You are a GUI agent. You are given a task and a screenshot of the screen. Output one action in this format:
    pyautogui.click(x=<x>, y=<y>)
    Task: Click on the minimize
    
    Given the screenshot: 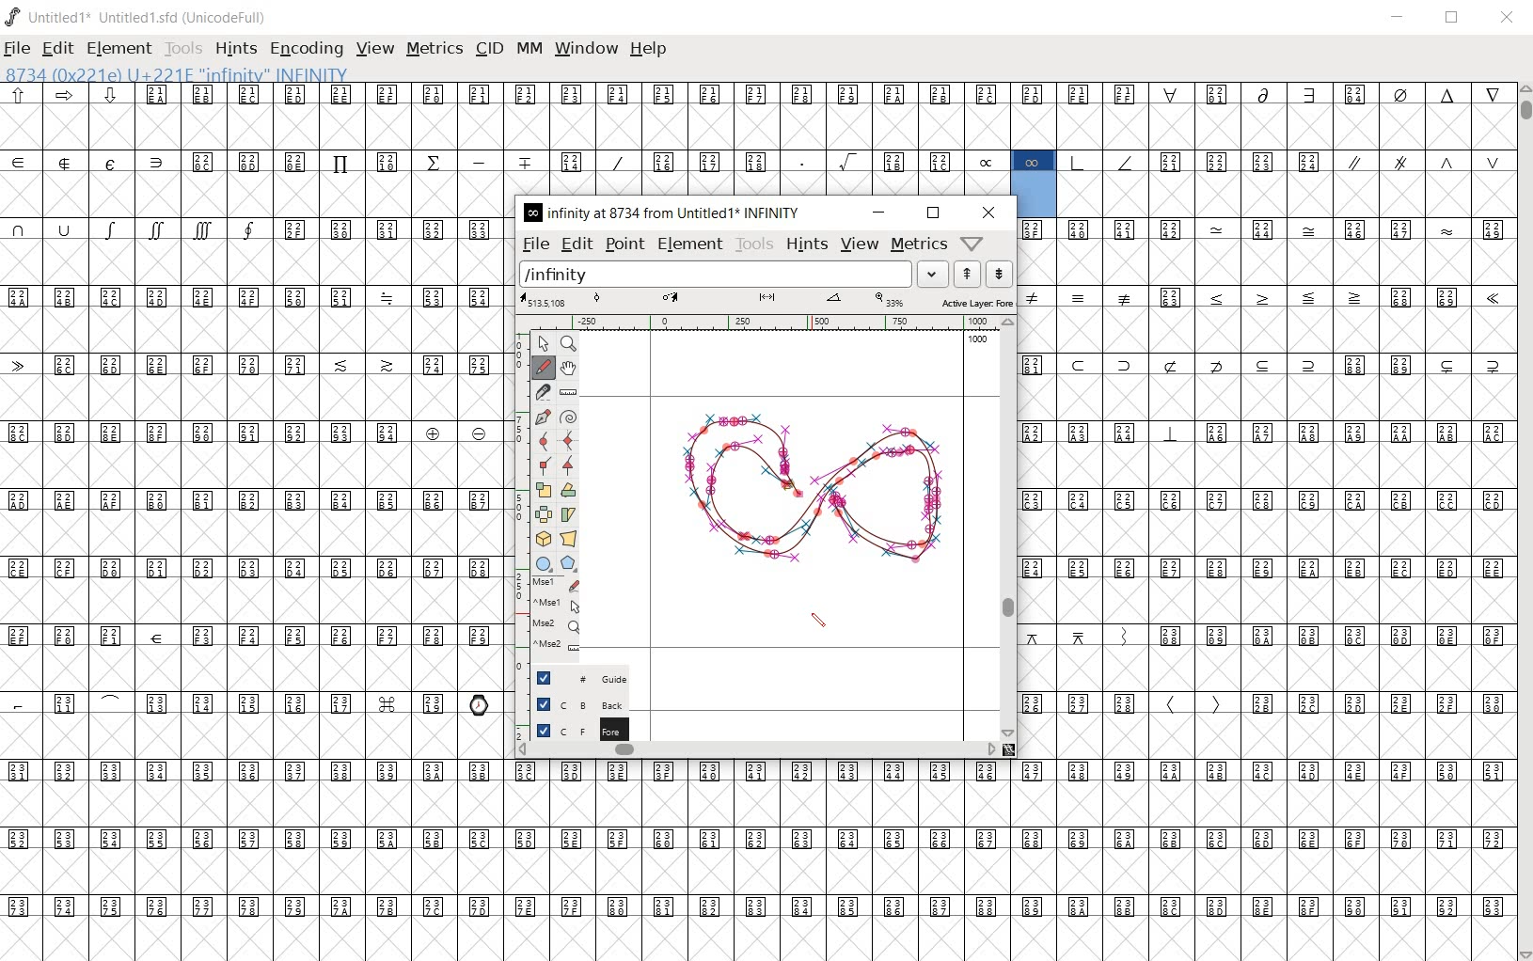 What is the action you would take?
    pyautogui.click(x=879, y=213)
    